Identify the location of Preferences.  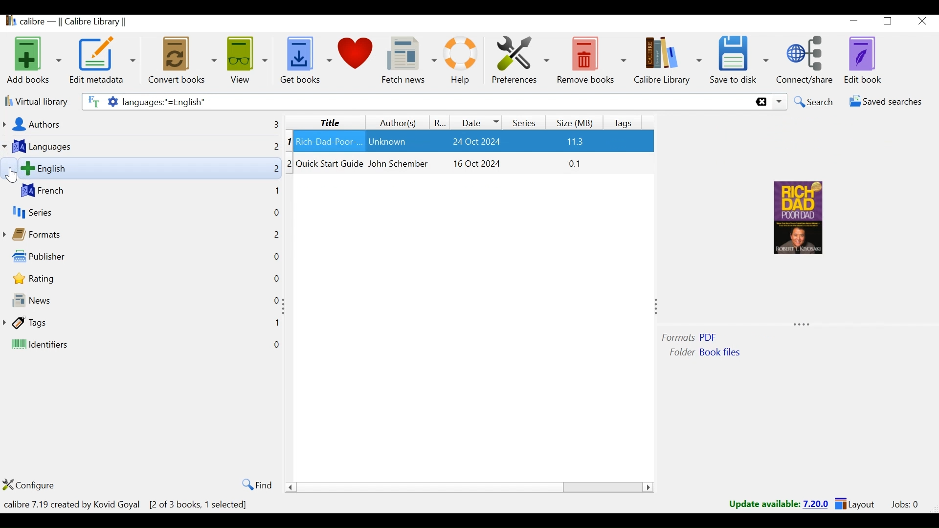
(521, 60).